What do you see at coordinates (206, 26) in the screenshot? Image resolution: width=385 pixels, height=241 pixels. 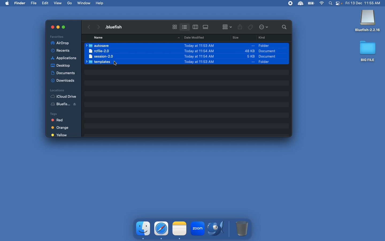 I see `Gallery View` at bounding box center [206, 26].